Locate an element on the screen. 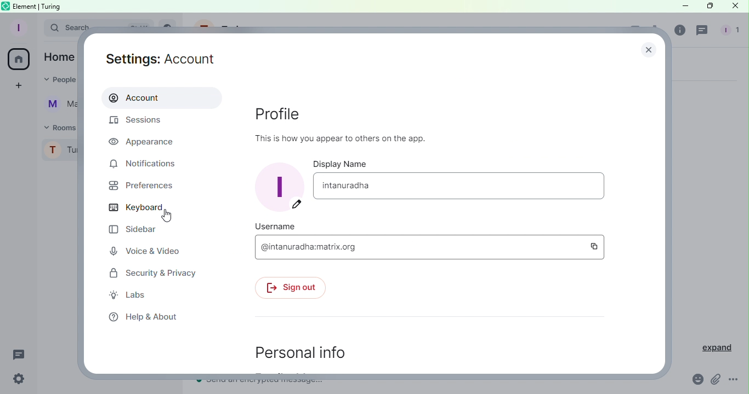 The width and height of the screenshot is (749, 394). People is located at coordinates (61, 79).